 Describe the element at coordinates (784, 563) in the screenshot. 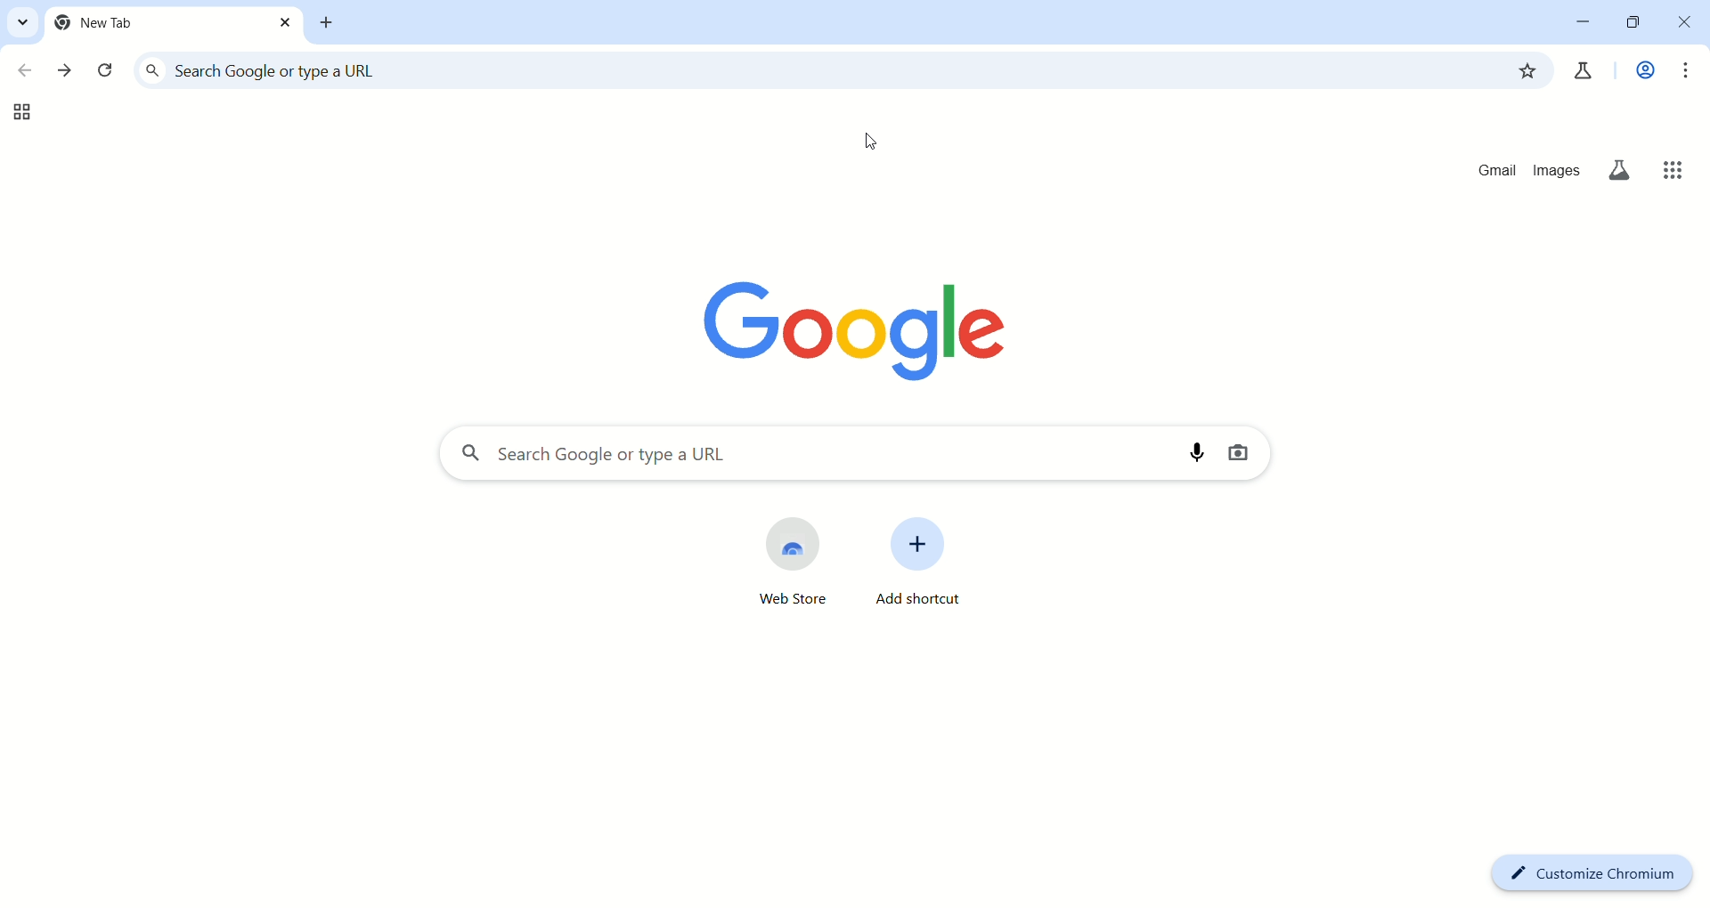

I see `web store` at that location.